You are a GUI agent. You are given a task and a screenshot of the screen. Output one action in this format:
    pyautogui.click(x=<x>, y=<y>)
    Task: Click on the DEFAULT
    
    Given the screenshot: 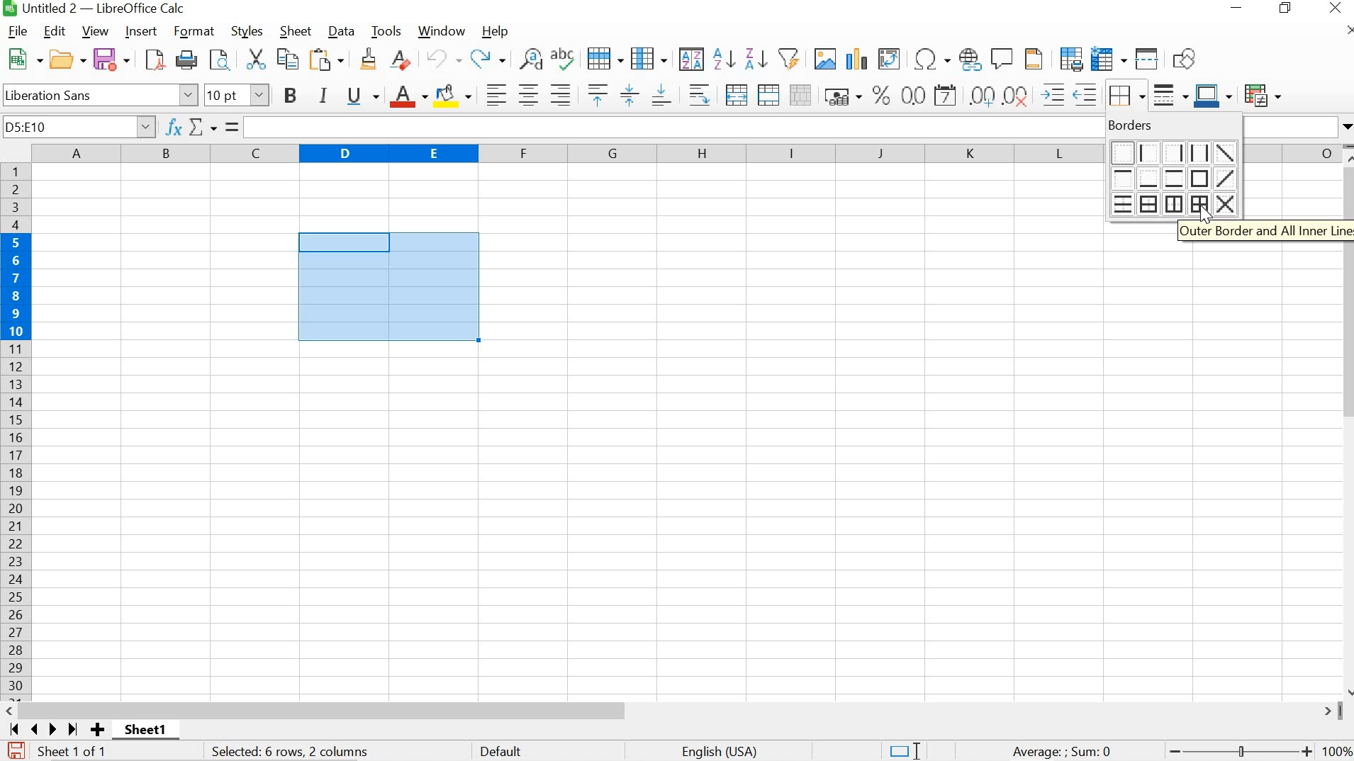 What is the action you would take?
    pyautogui.click(x=504, y=752)
    